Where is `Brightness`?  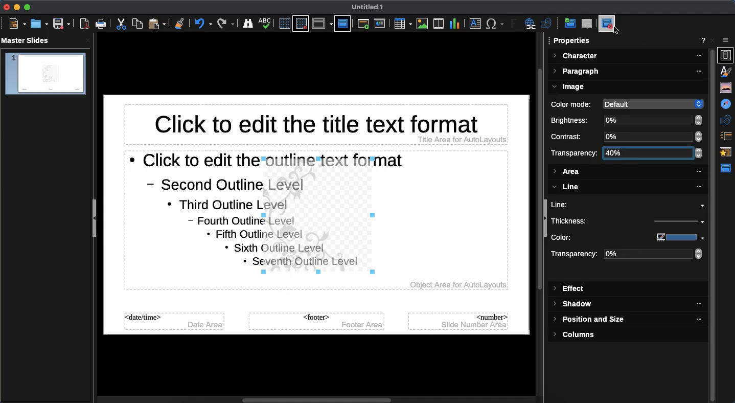
Brightness is located at coordinates (572, 120).